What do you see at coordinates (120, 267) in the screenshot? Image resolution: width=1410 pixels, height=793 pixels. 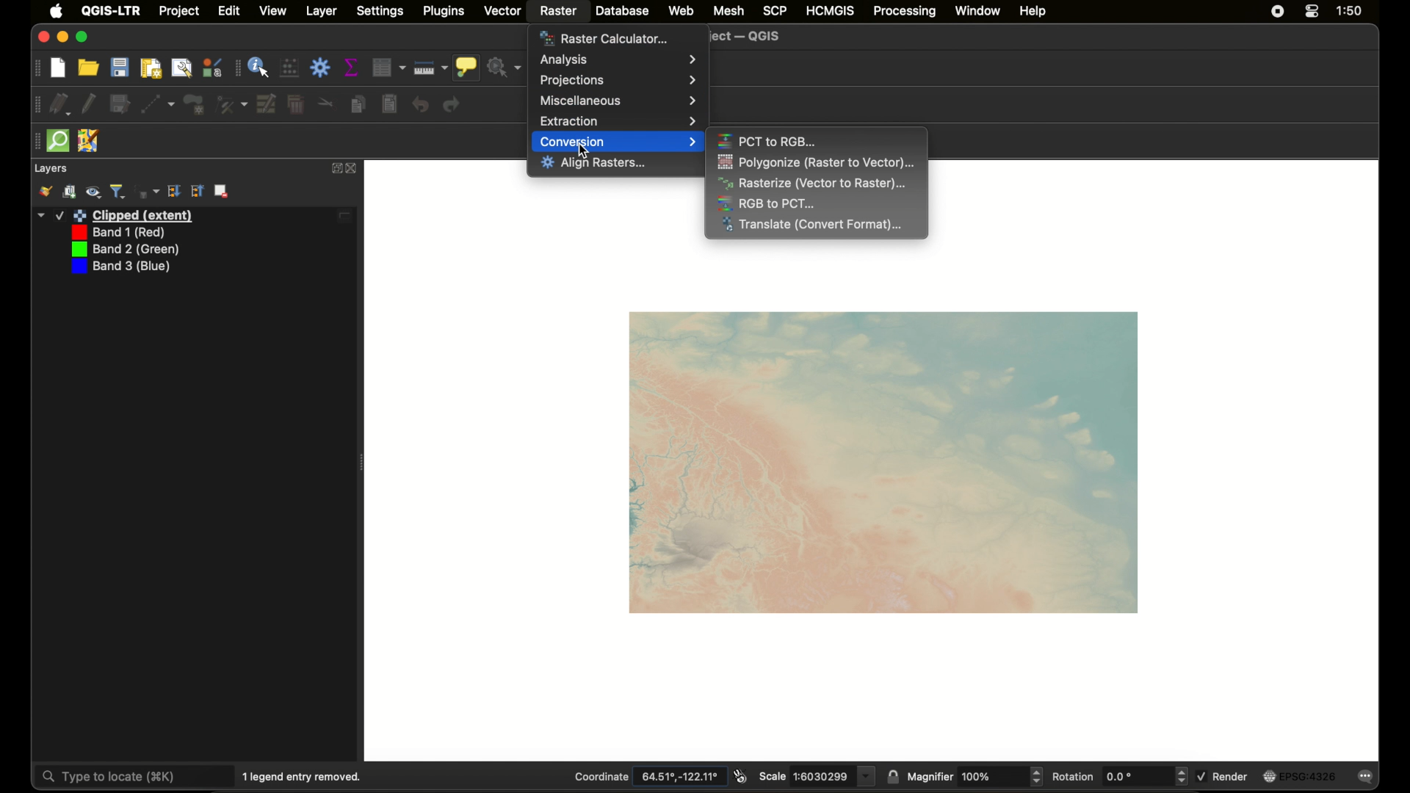 I see `band 3` at bounding box center [120, 267].